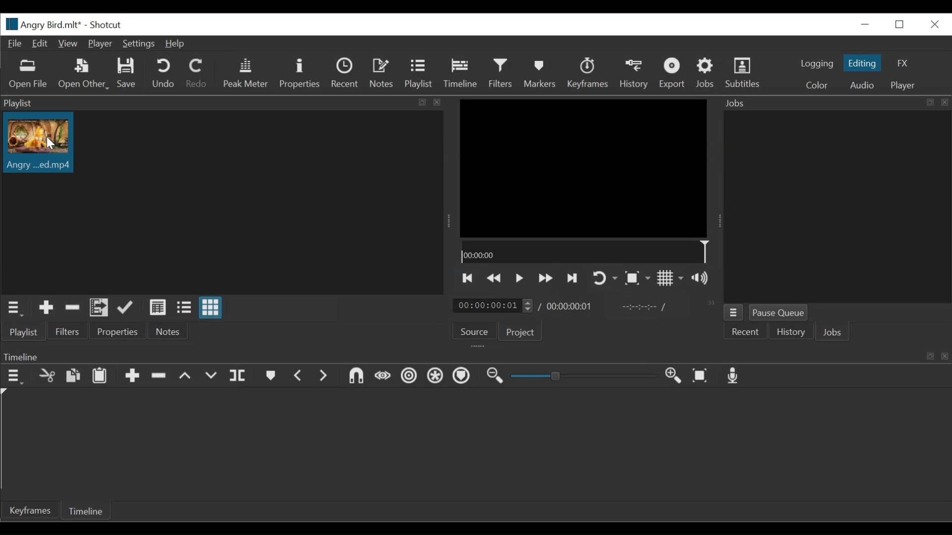 The image size is (952, 535). What do you see at coordinates (222, 103) in the screenshot?
I see `Playlist Panel` at bounding box center [222, 103].